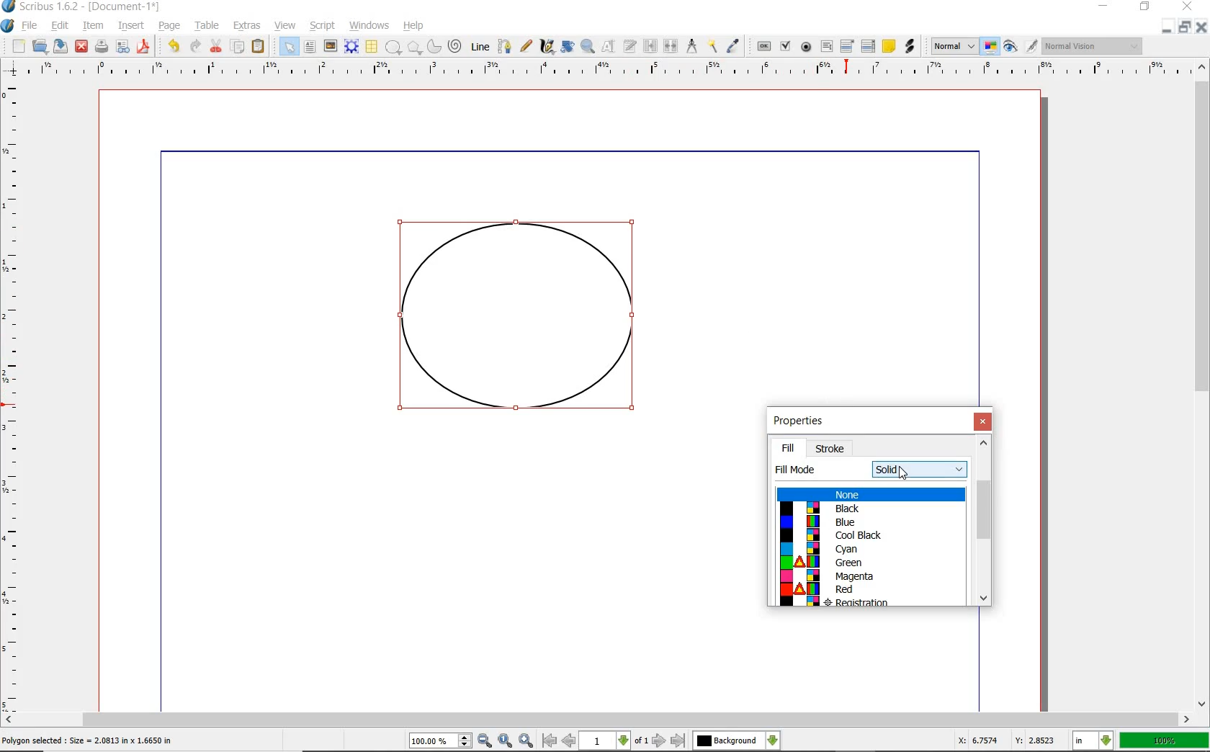 The image size is (1210, 752). I want to click on MINIMIZE, so click(1105, 5).